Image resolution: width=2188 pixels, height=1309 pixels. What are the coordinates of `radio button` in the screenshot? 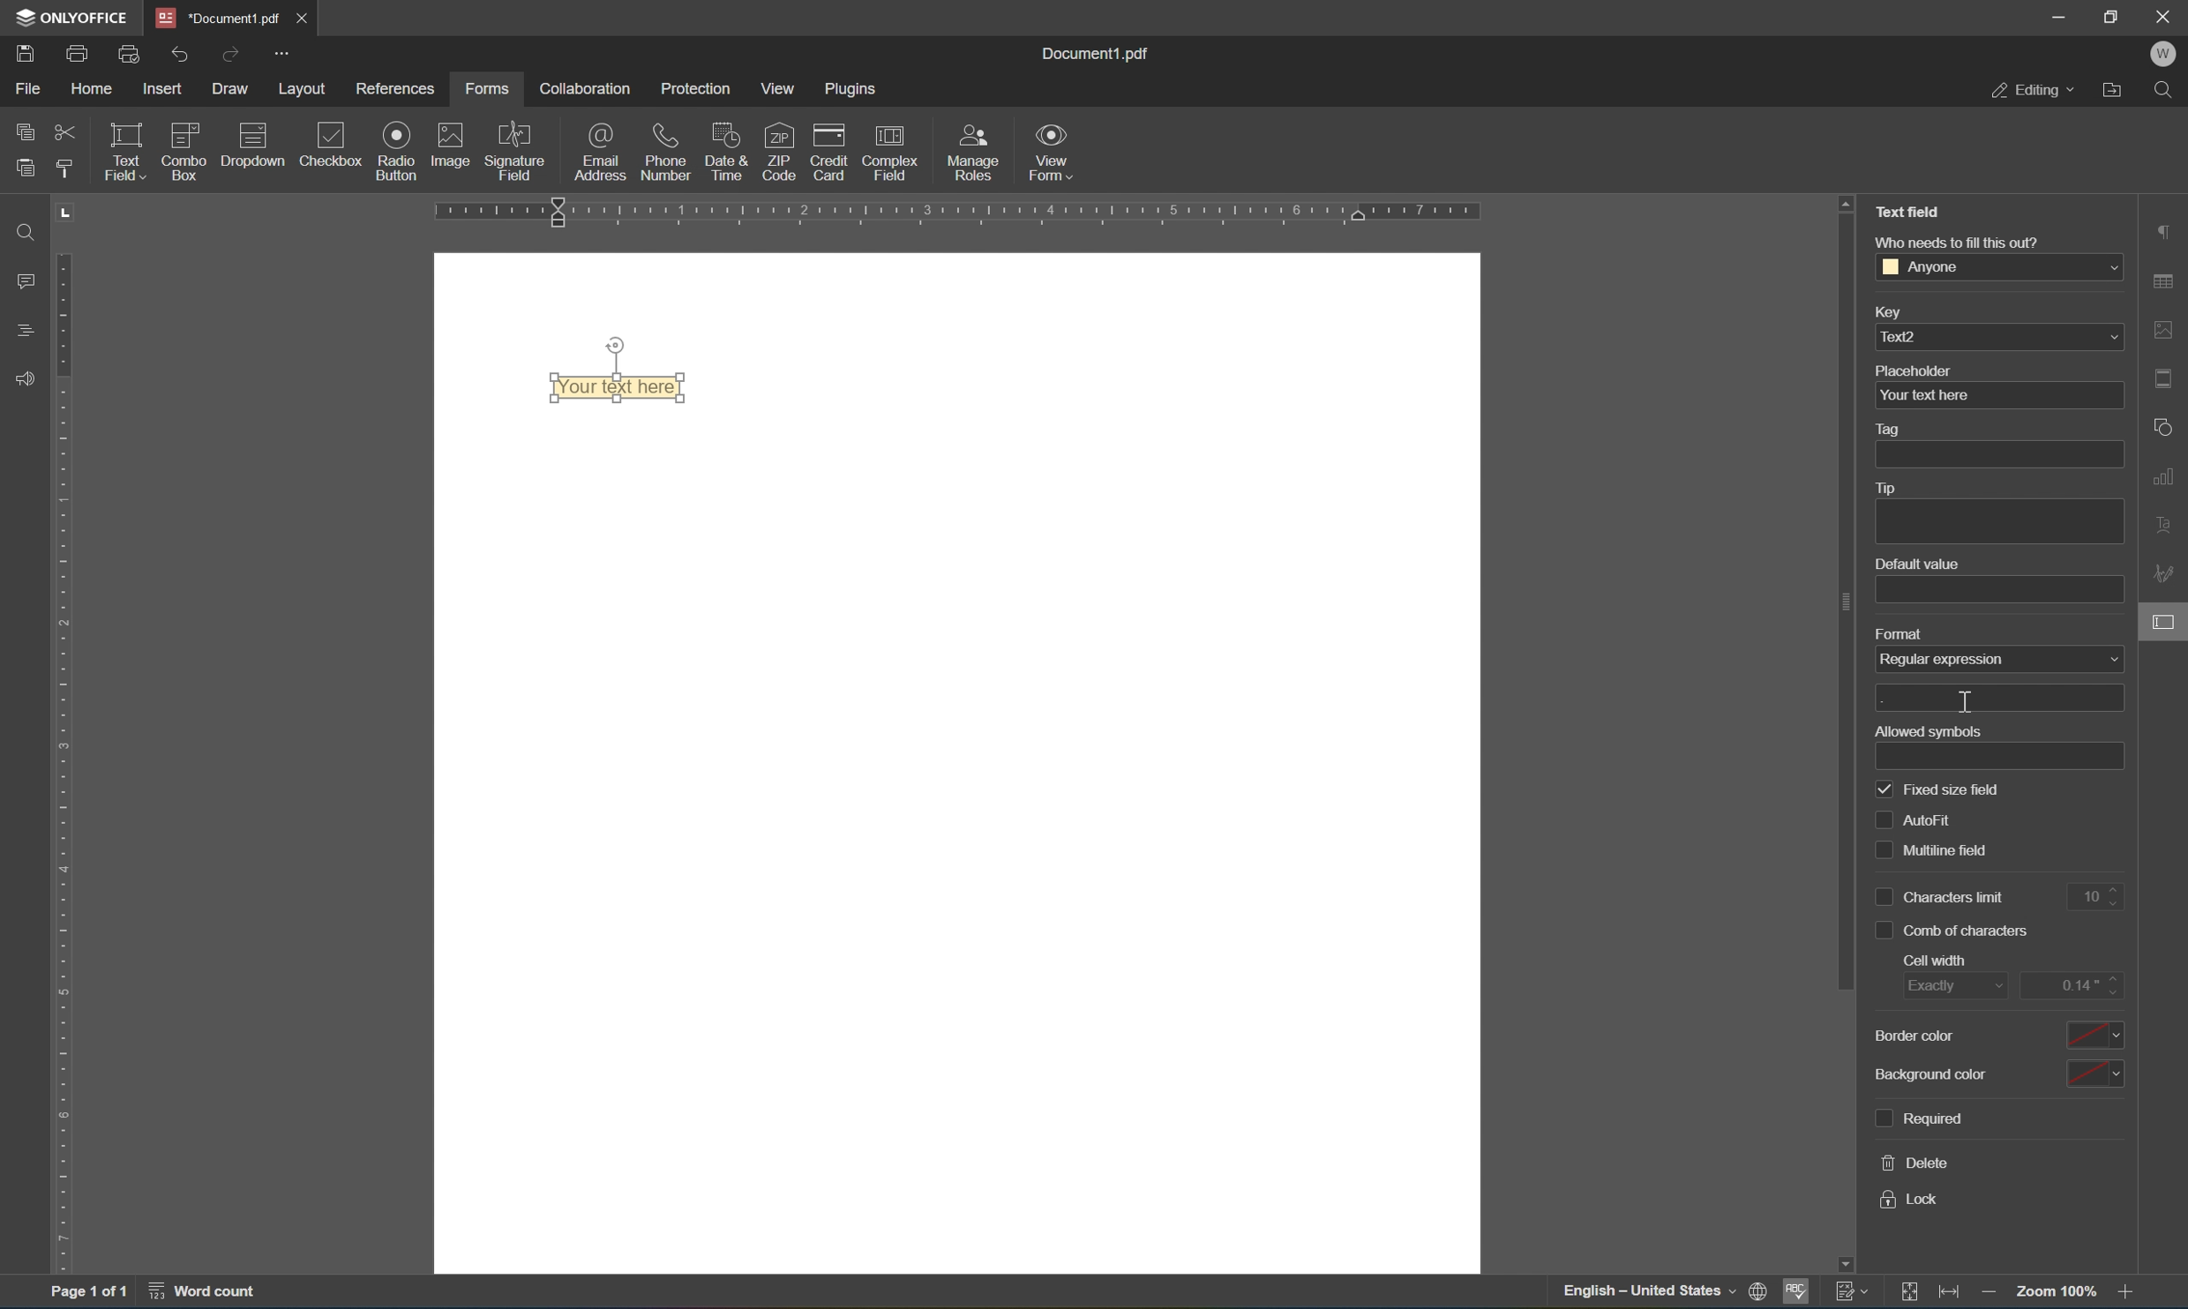 It's located at (395, 150).